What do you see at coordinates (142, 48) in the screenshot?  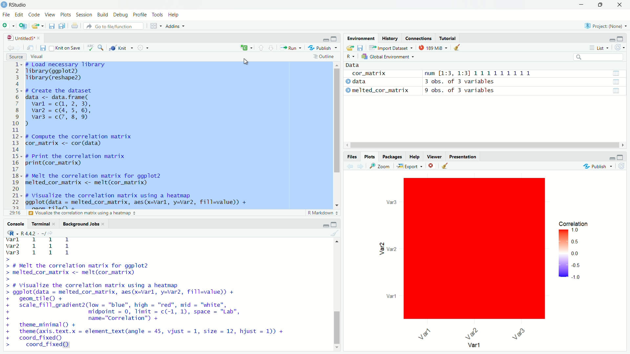 I see `settings` at bounding box center [142, 48].